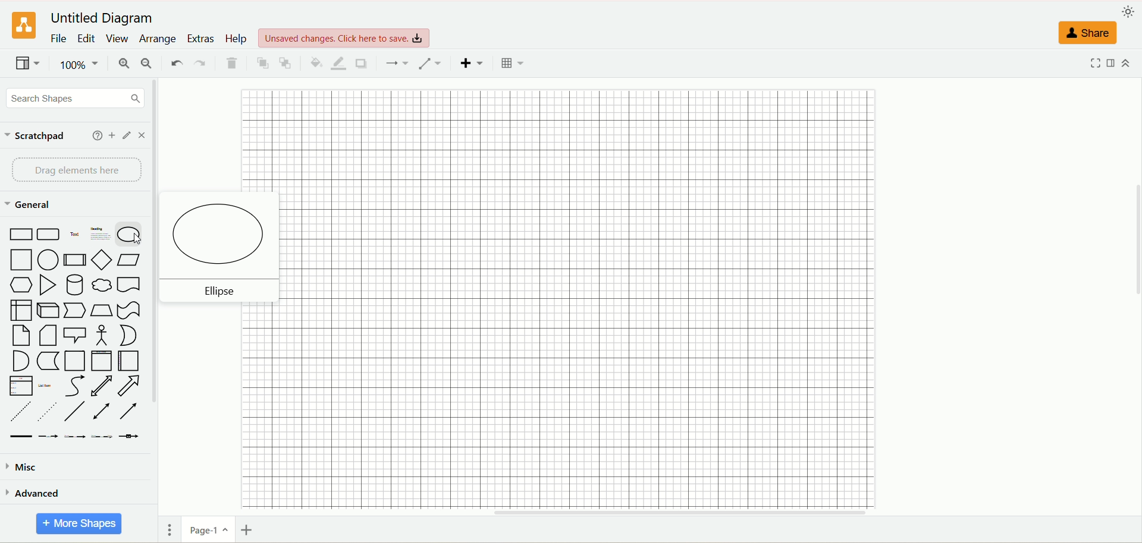  I want to click on curve arrow, so click(74, 387).